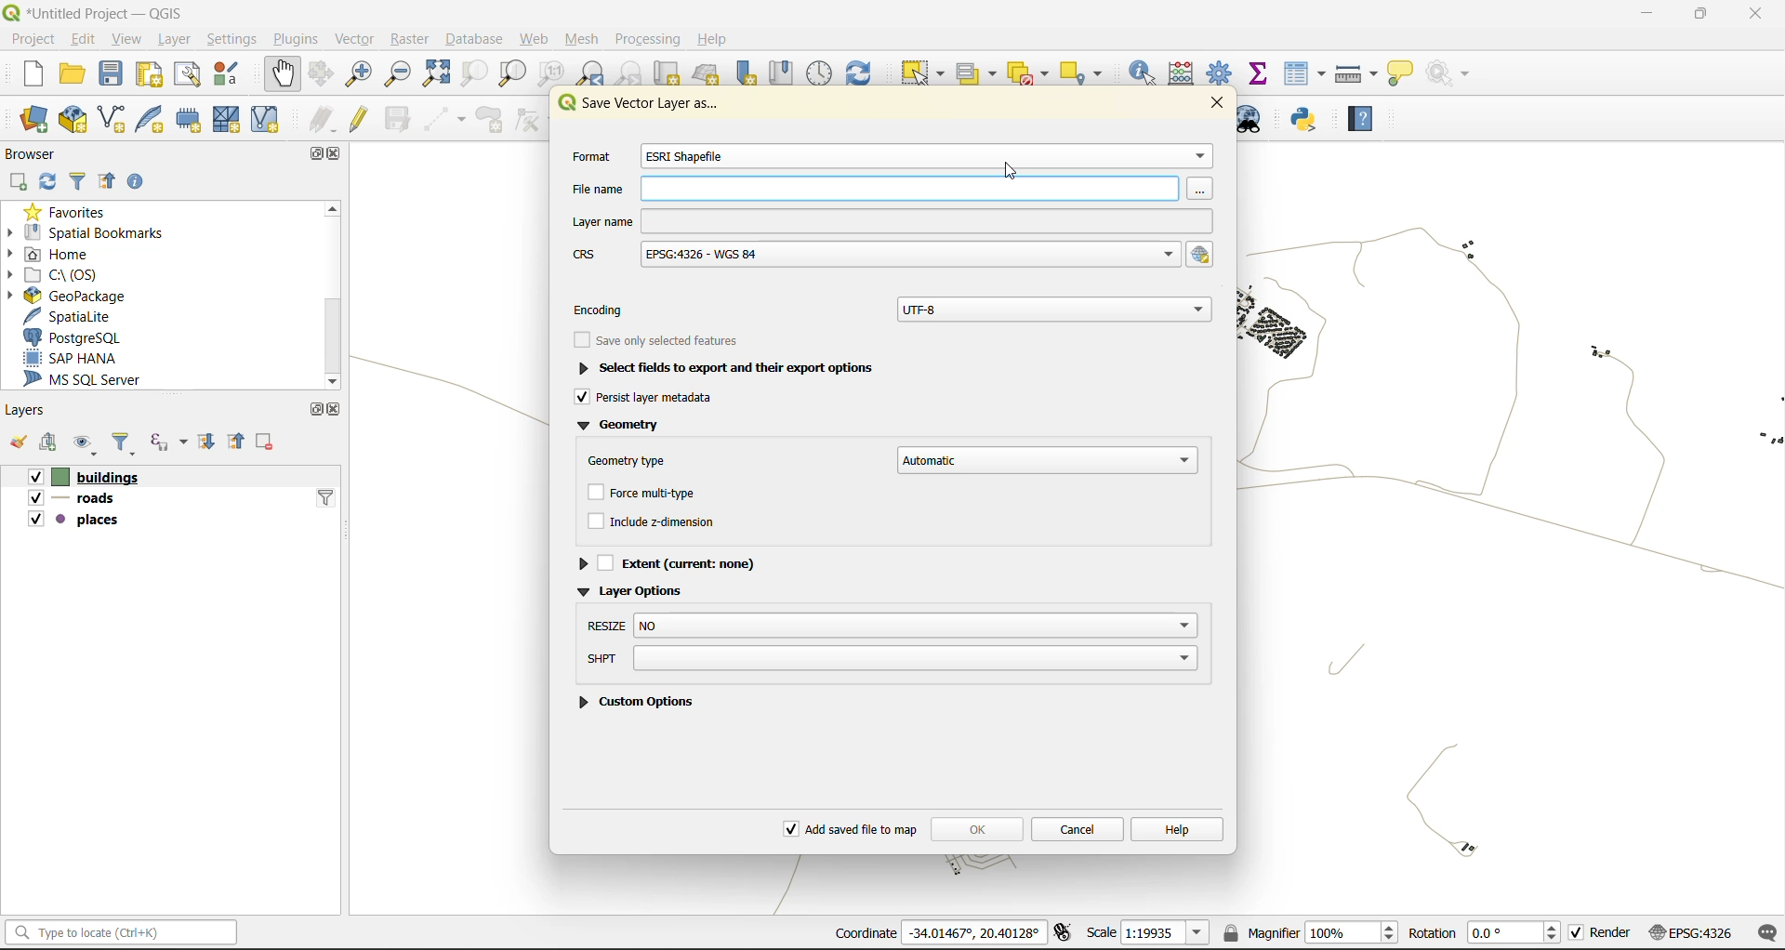  What do you see at coordinates (1304, 75) in the screenshot?
I see `attributes table` at bounding box center [1304, 75].